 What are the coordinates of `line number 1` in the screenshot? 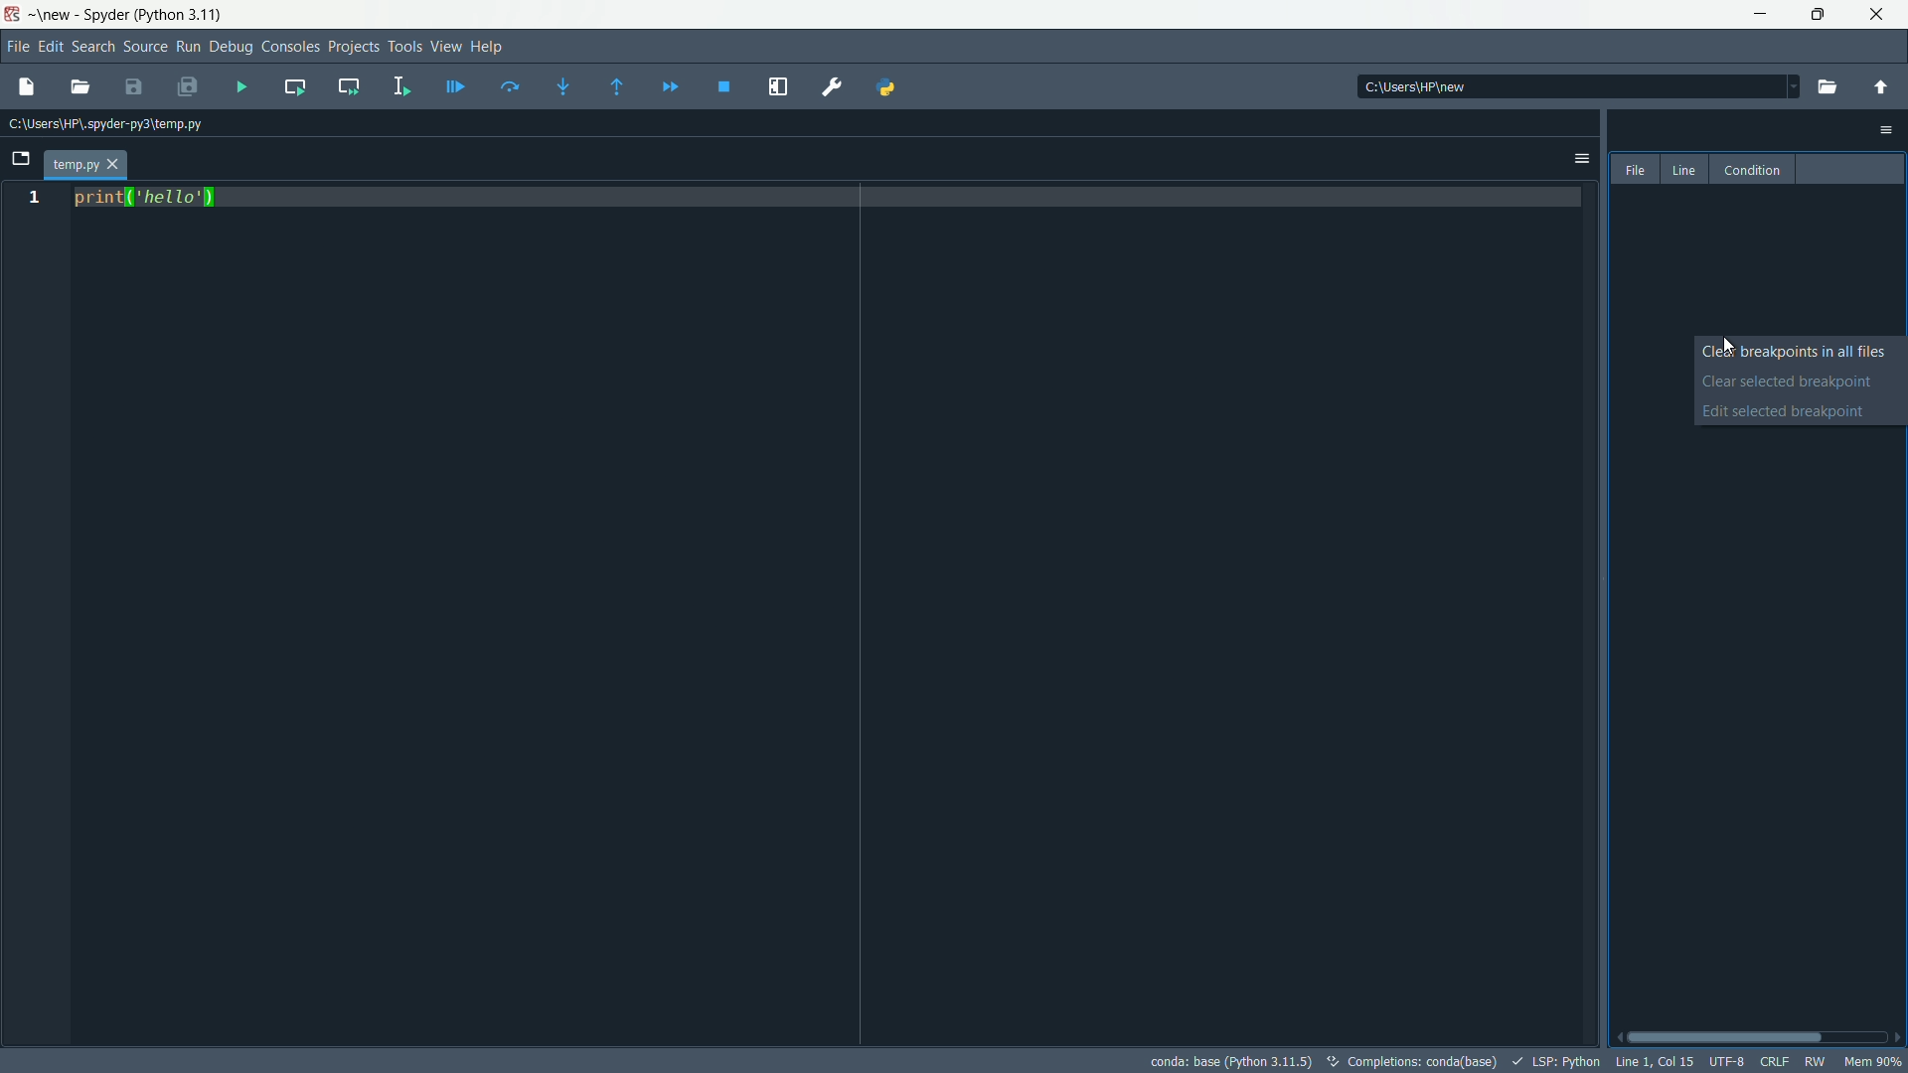 It's located at (33, 199).